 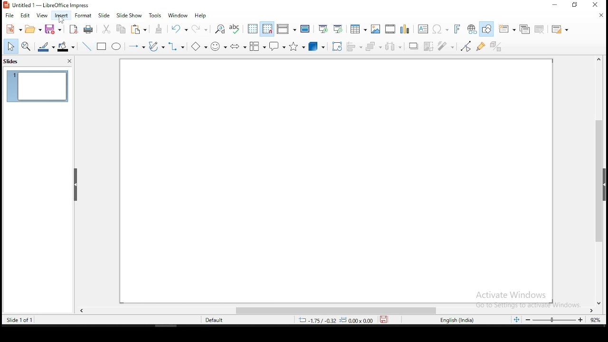 I want to click on -1.75/0.32 0.00x0.00, so click(x=335, y=320).